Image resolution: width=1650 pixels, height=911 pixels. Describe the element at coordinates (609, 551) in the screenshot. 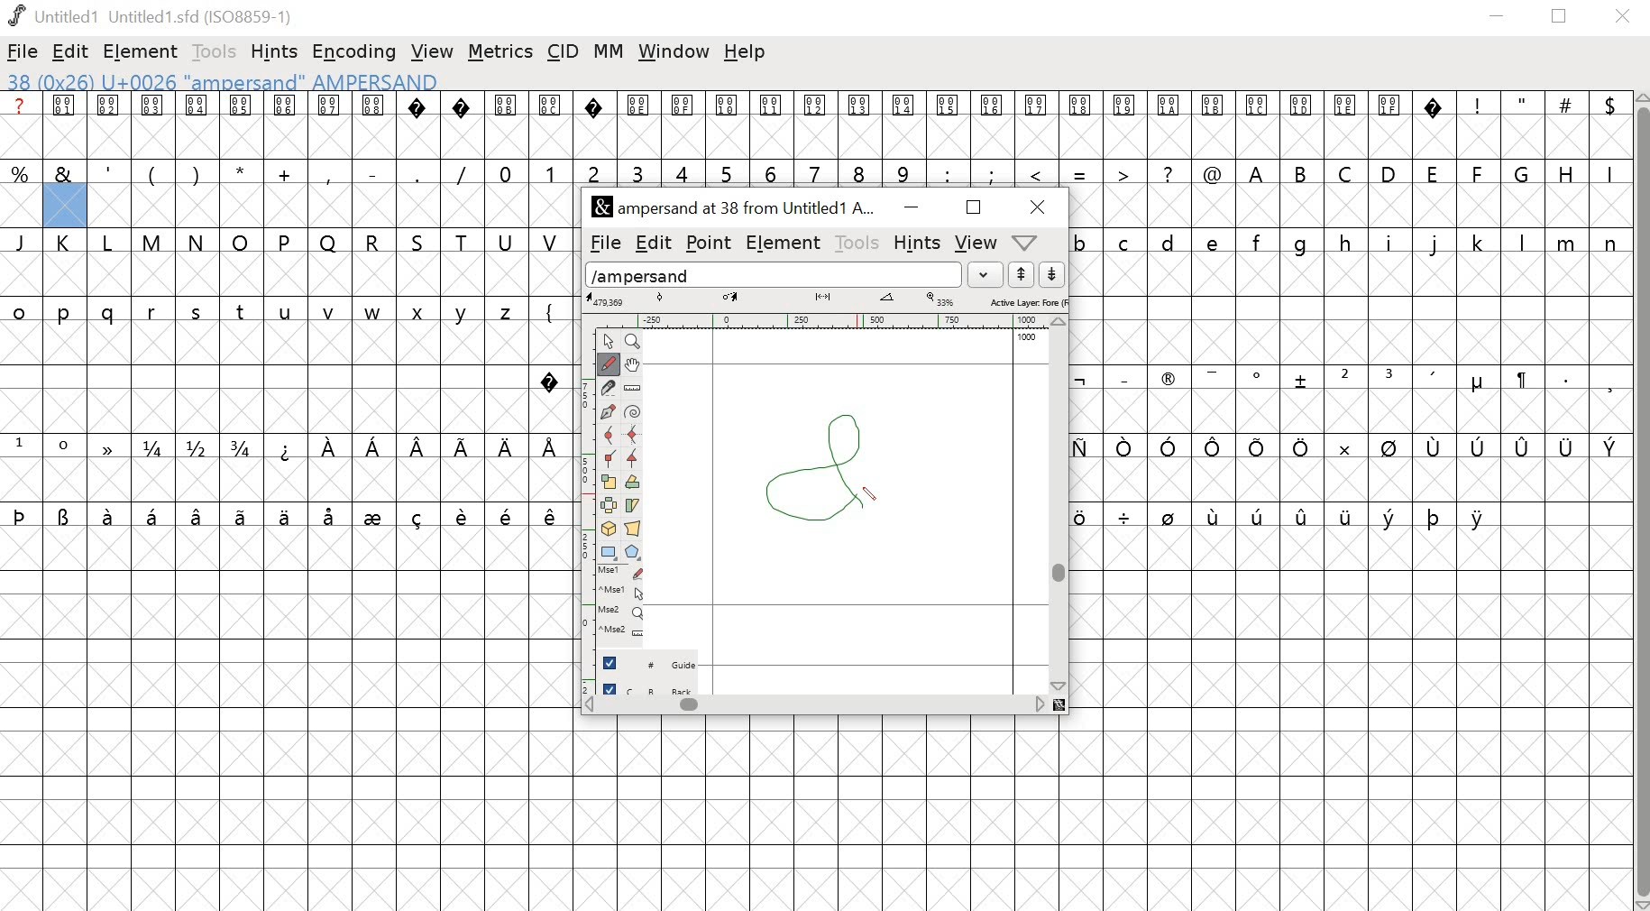

I see `rectangle and ellipse` at that location.